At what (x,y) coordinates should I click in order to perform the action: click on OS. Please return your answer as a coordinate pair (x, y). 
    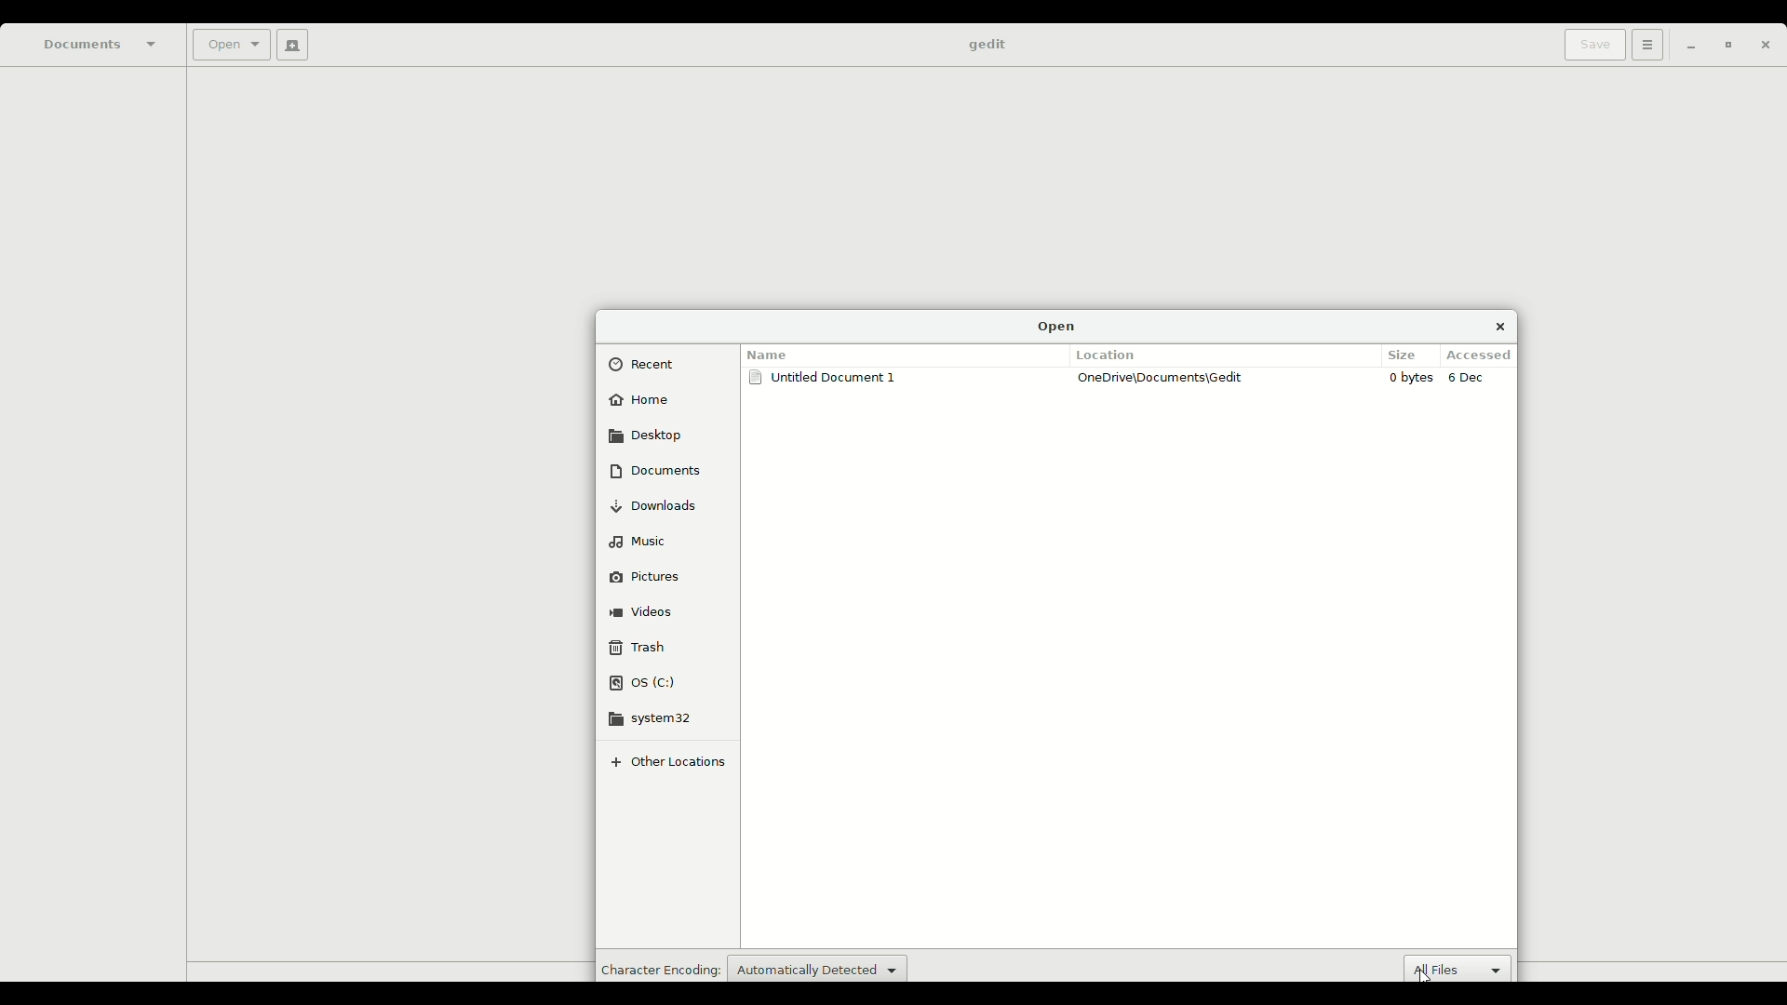
    Looking at the image, I should click on (645, 683).